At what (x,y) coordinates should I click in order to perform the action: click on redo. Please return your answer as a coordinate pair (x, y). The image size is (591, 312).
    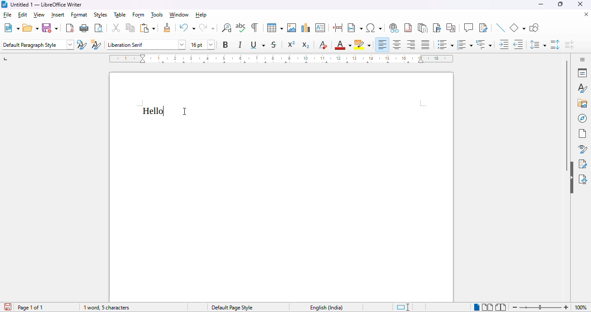
    Looking at the image, I should click on (208, 28).